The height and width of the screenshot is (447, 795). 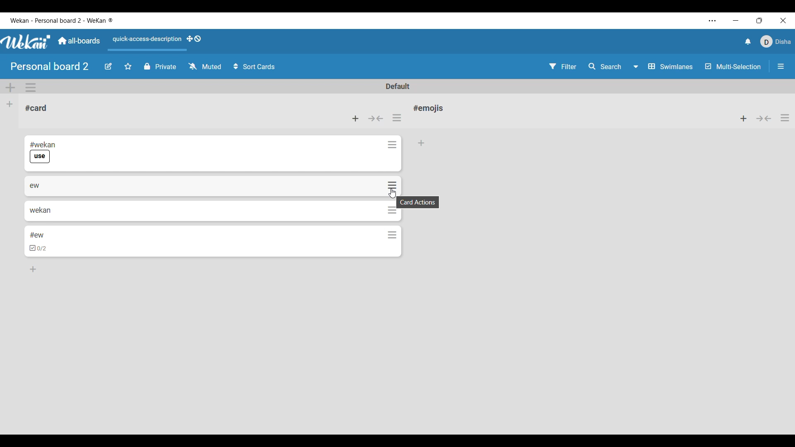 What do you see at coordinates (39, 248) in the screenshot?
I see `checkbox ` at bounding box center [39, 248].